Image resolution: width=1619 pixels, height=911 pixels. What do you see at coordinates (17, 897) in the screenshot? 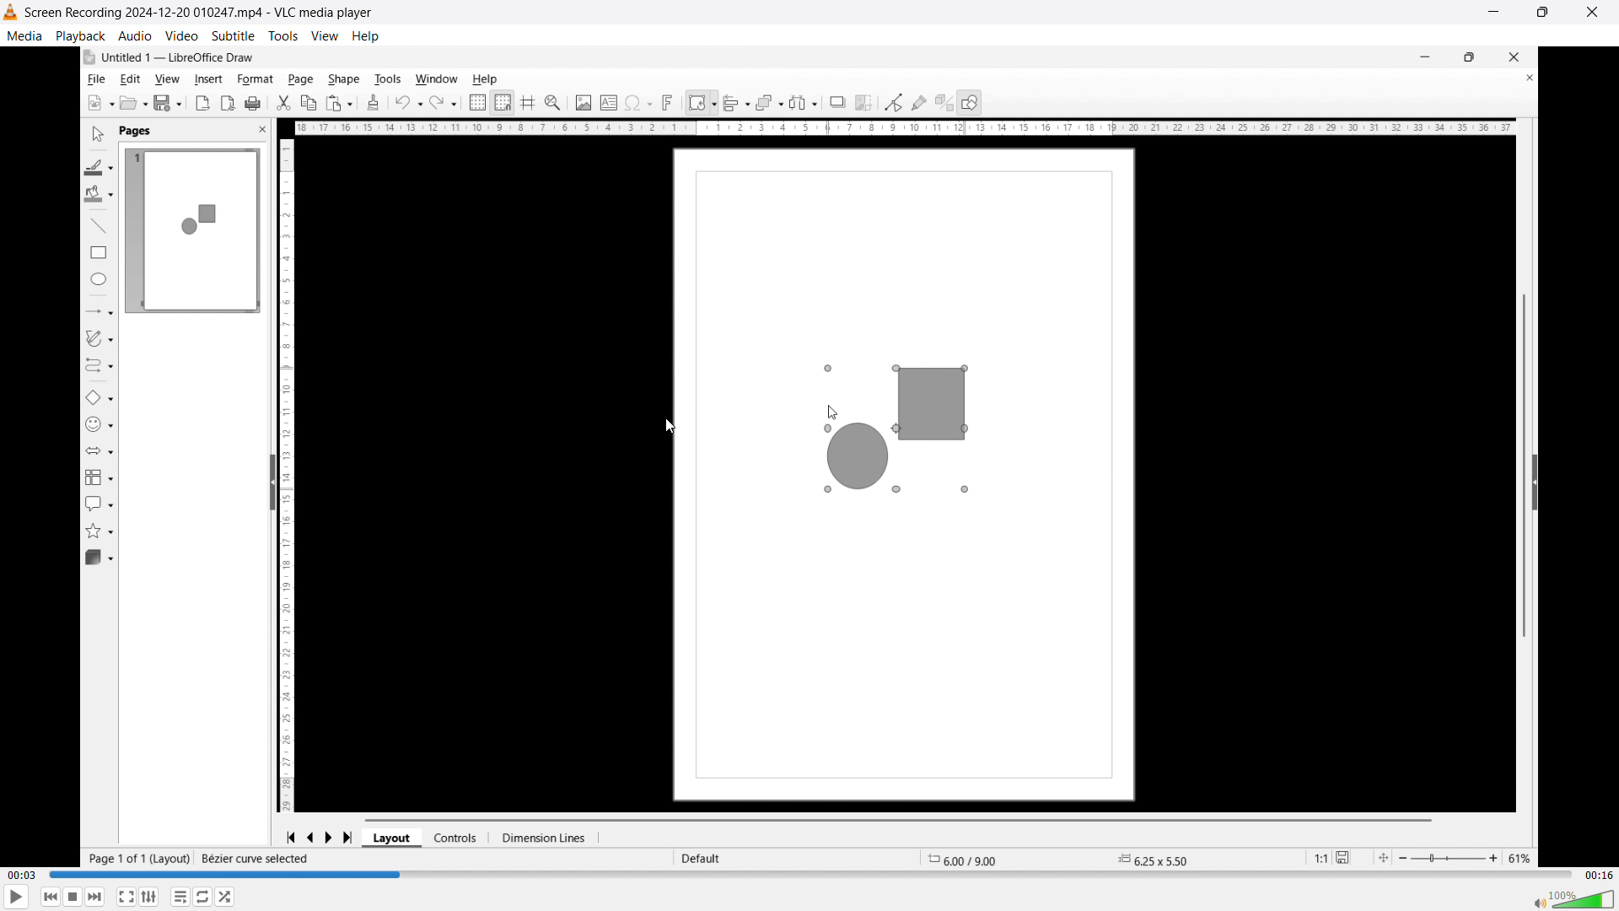
I see `play ` at bounding box center [17, 897].